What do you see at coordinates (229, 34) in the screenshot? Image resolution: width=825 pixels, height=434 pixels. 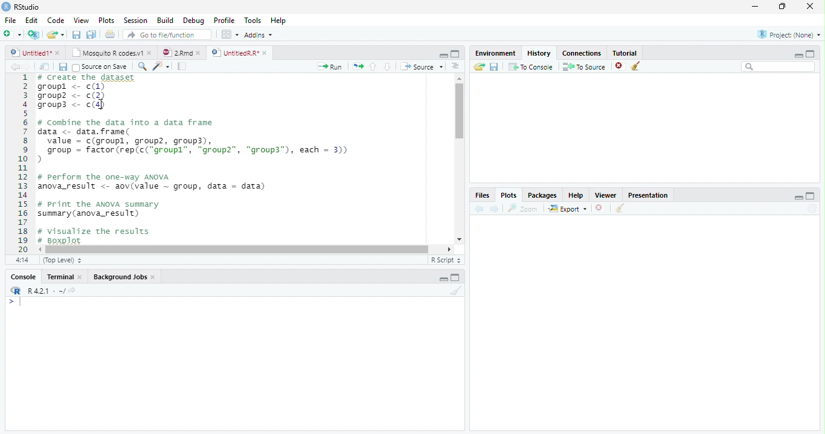 I see `Workspace pane` at bounding box center [229, 34].